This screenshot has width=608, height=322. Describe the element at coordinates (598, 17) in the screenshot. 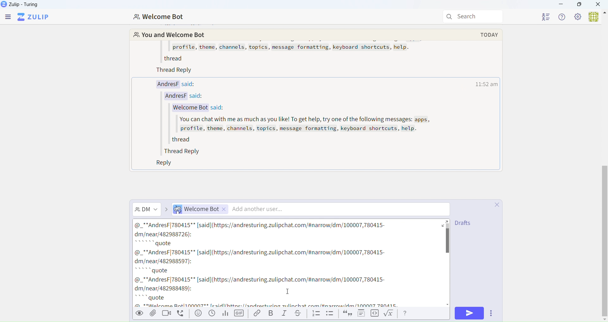

I see `User` at that location.